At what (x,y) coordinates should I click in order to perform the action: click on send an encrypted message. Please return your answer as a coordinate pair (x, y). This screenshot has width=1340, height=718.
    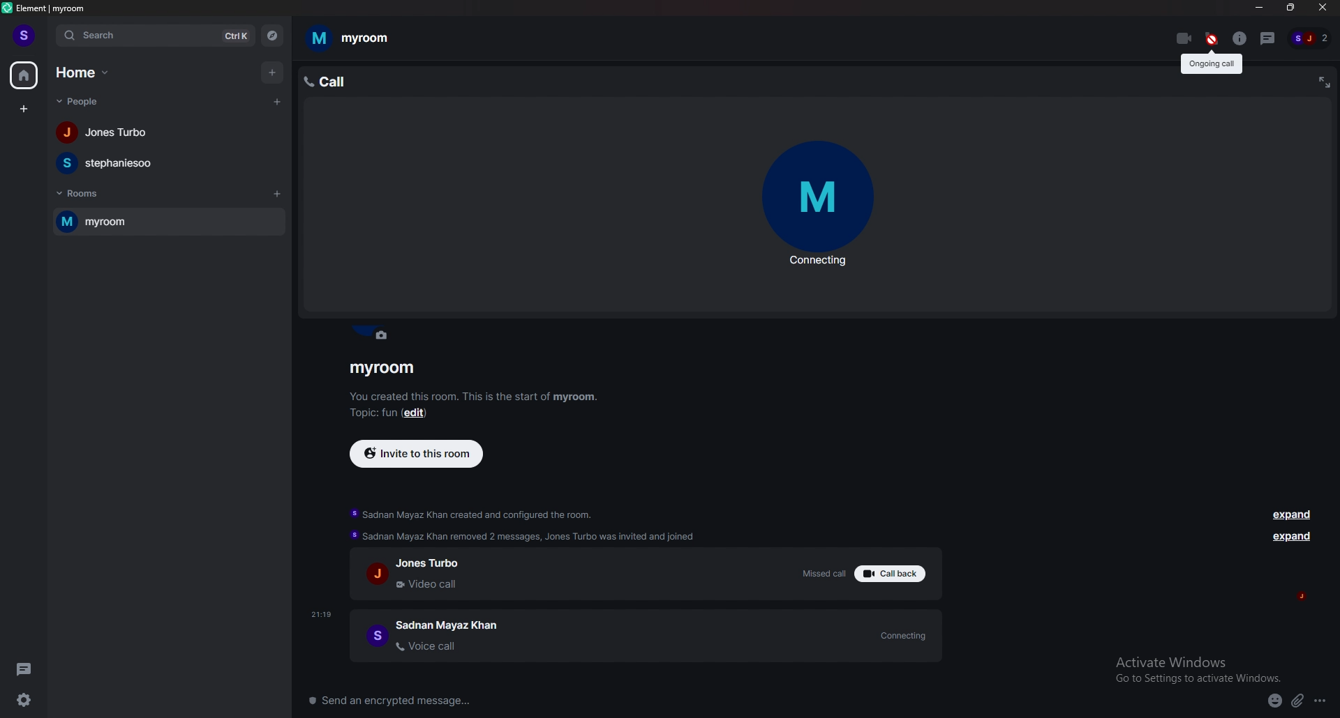
    Looking at the image, I should click on (401, 702).